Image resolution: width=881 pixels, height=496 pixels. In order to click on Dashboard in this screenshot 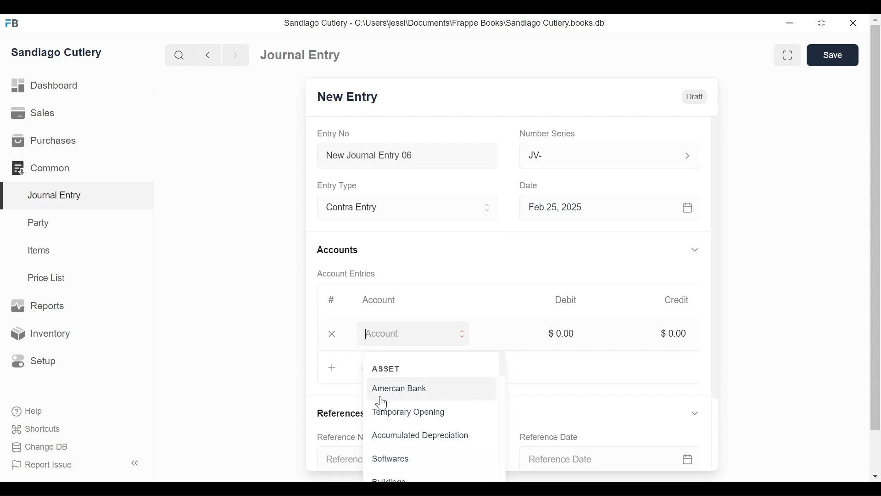, I will do `click(46, 86)`.